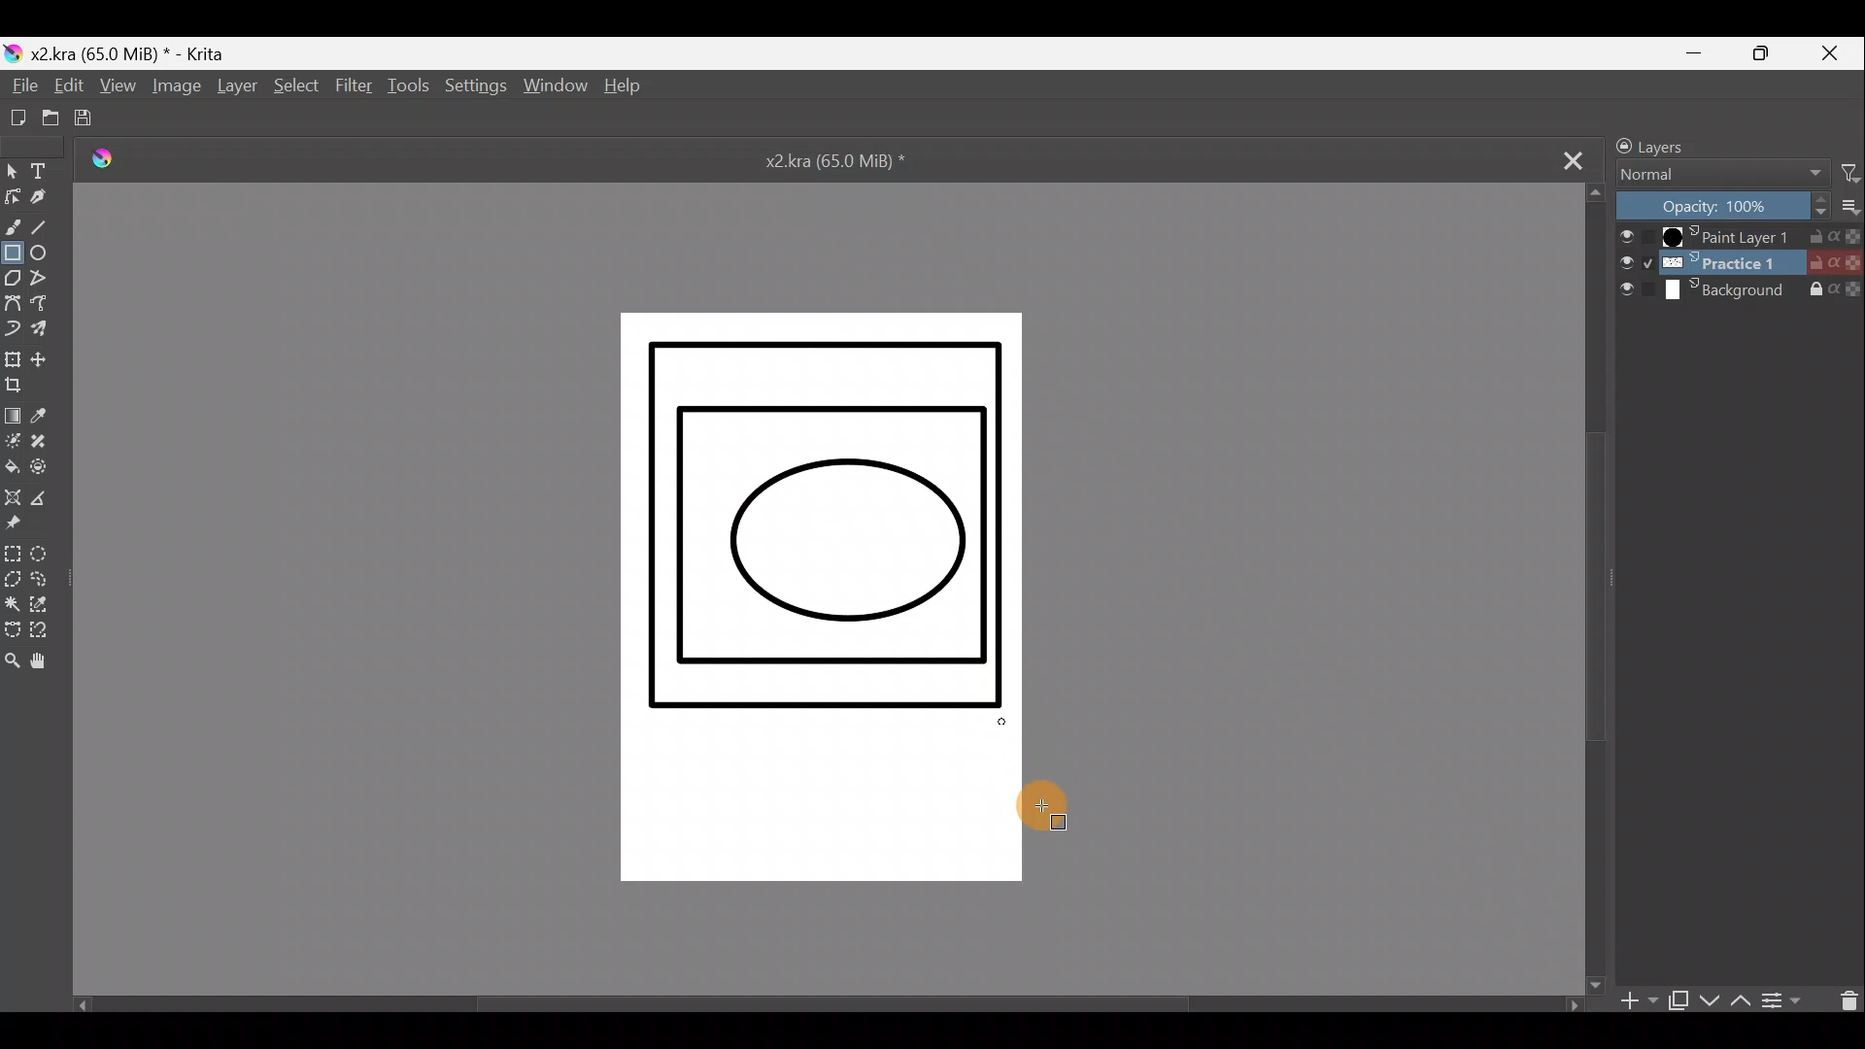  Describe the element at coordinates (14, 466) in the screenshot. I see `Fill a contiguous area of colour with colour/fill a selection` at that location.